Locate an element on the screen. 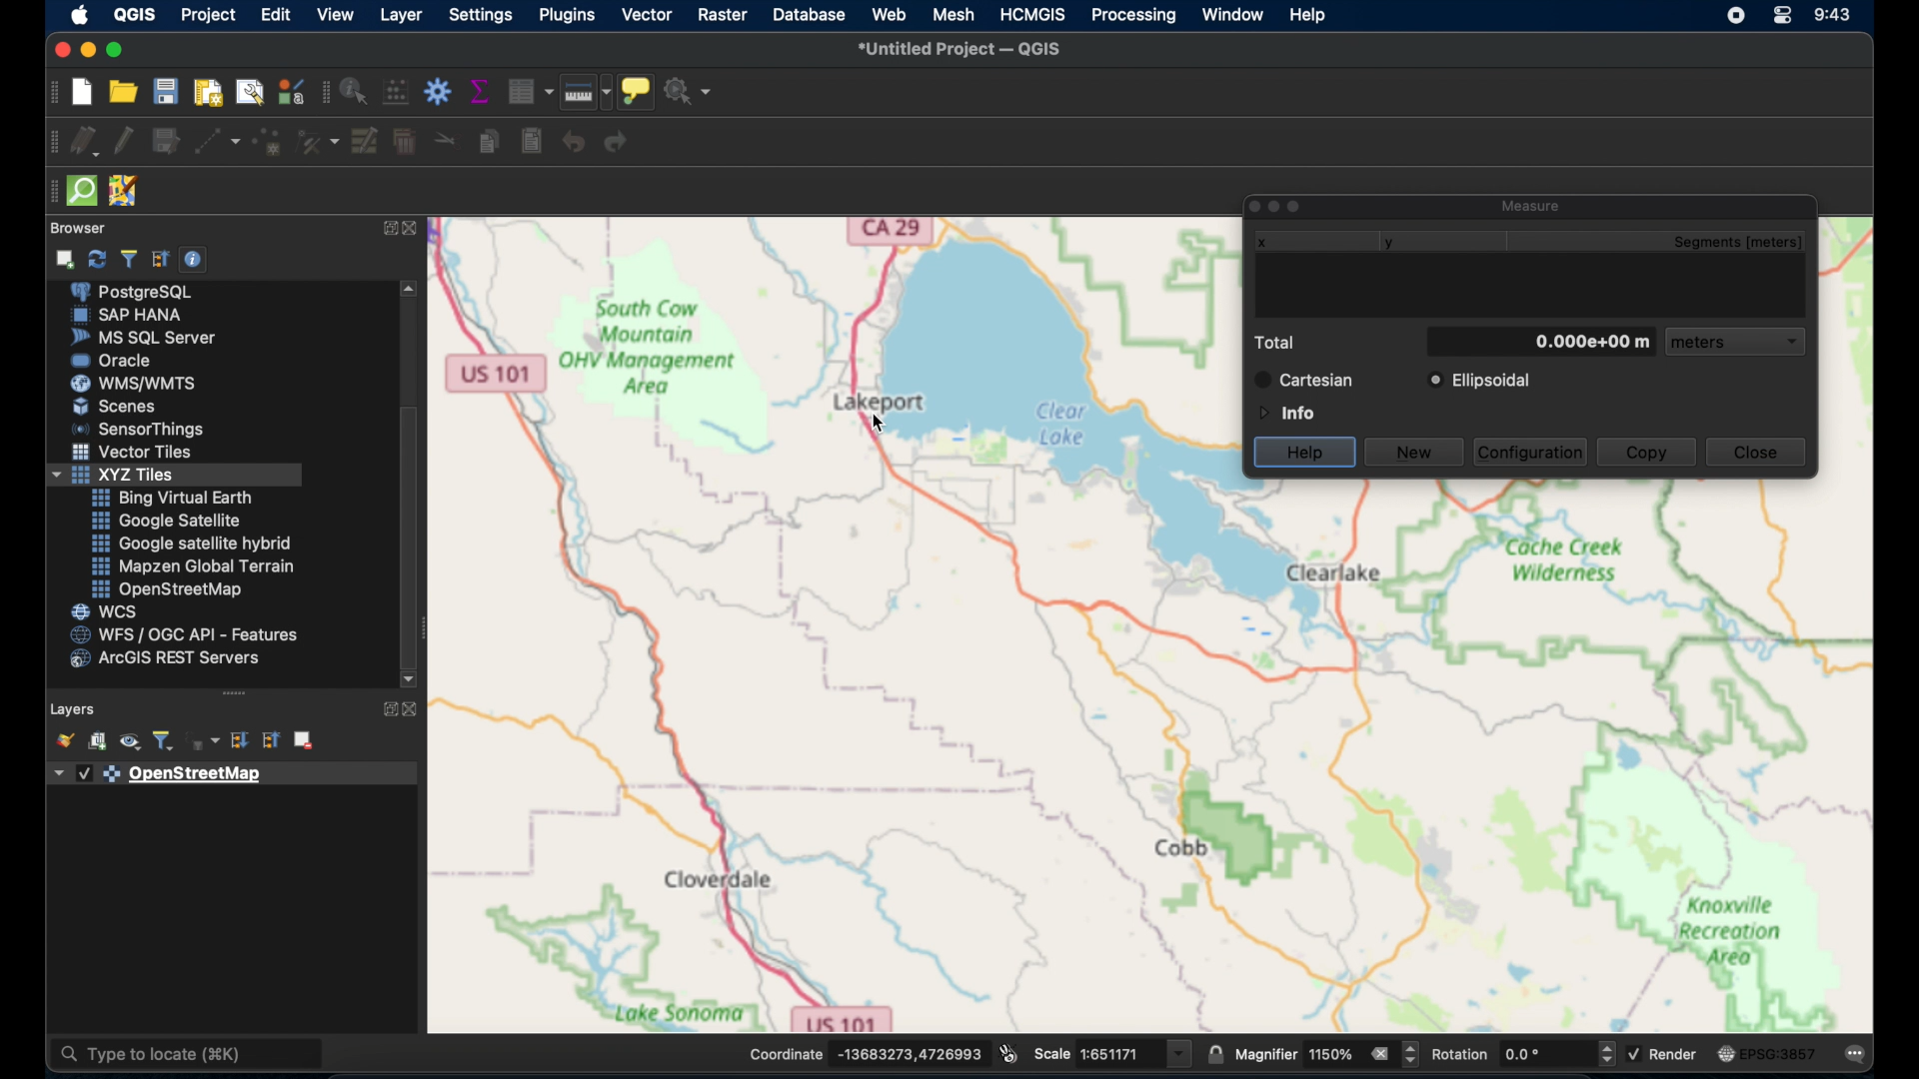 The height and width of the screenshot is (1079, 1919). render is located at coordinates (1668, 1057).